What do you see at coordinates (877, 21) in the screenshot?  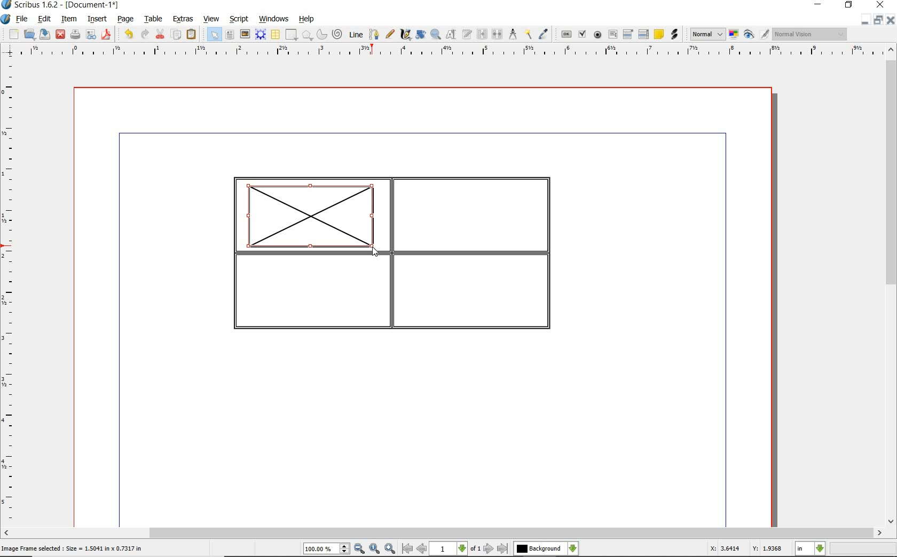 I see `restore` at bounding box center [877, 21].